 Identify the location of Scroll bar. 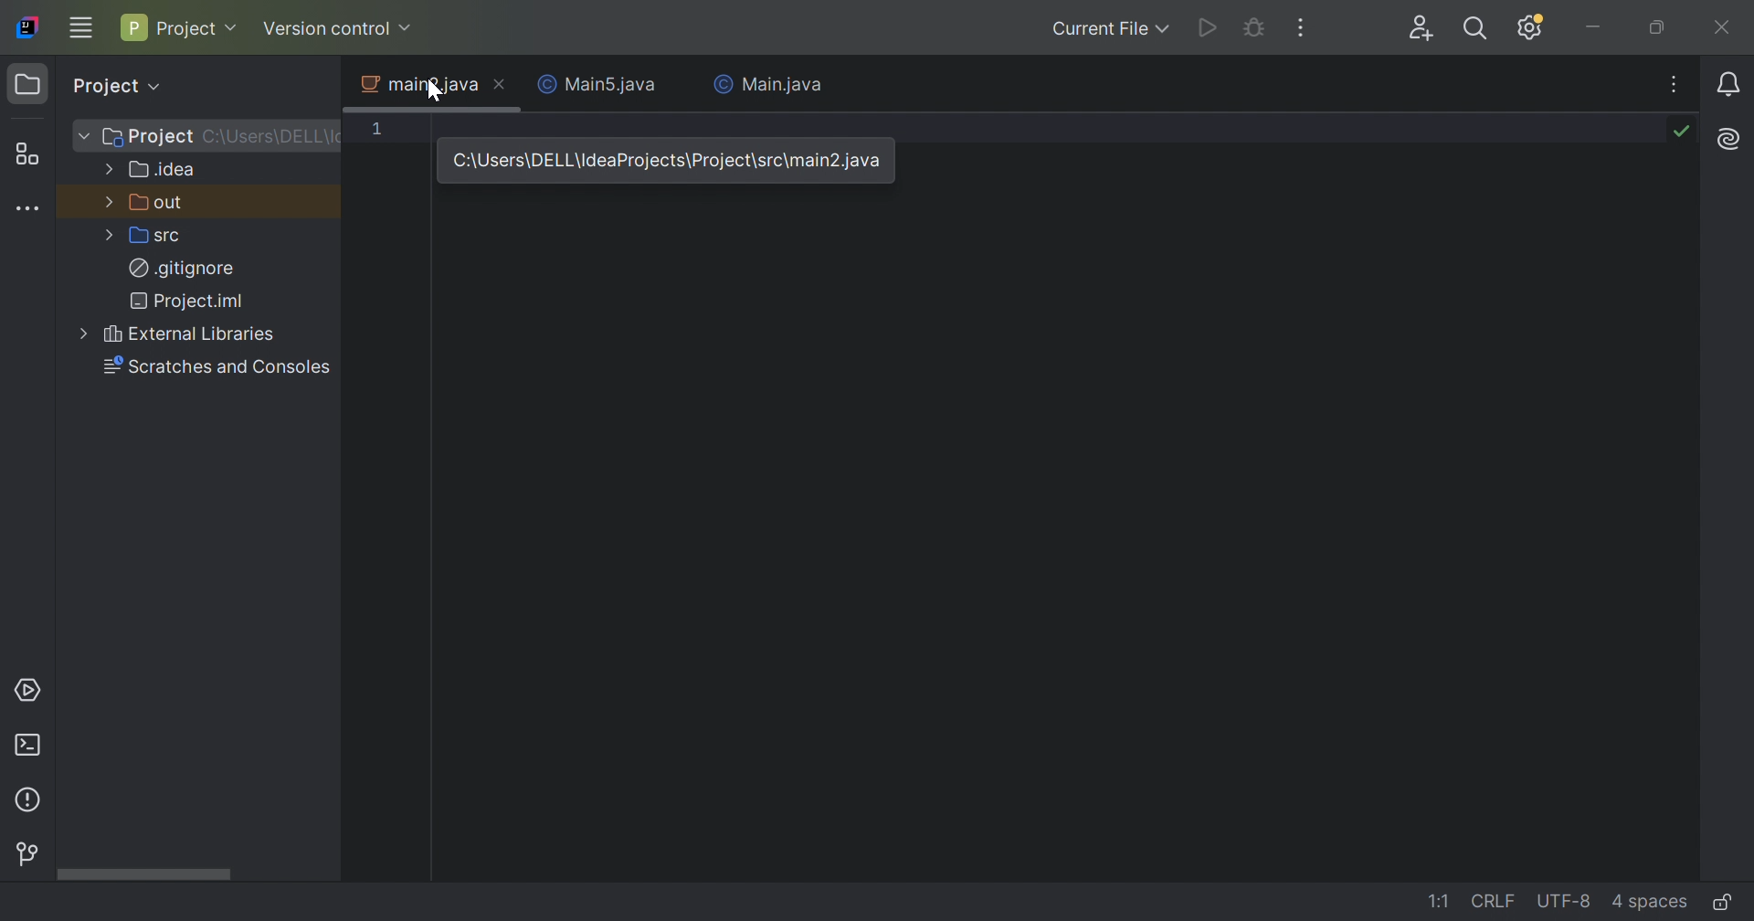
(141, 875).